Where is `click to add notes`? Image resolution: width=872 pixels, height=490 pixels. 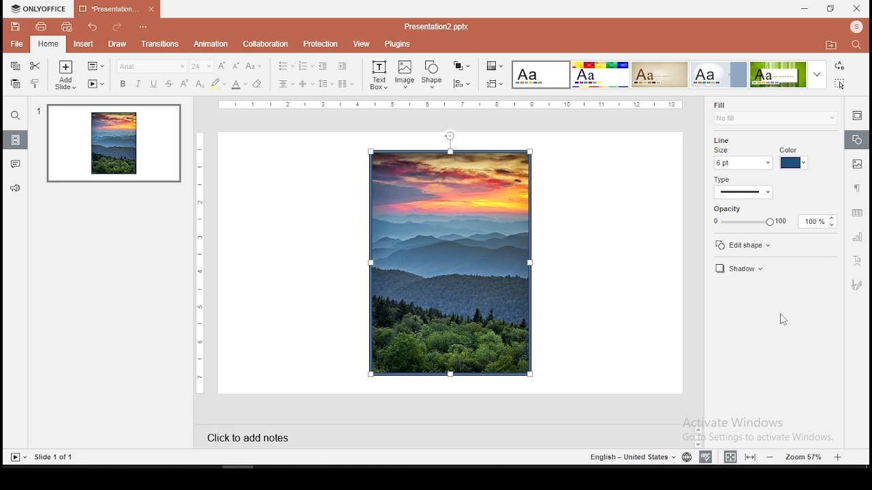 click to add notes is located at coordinates (253, 438).